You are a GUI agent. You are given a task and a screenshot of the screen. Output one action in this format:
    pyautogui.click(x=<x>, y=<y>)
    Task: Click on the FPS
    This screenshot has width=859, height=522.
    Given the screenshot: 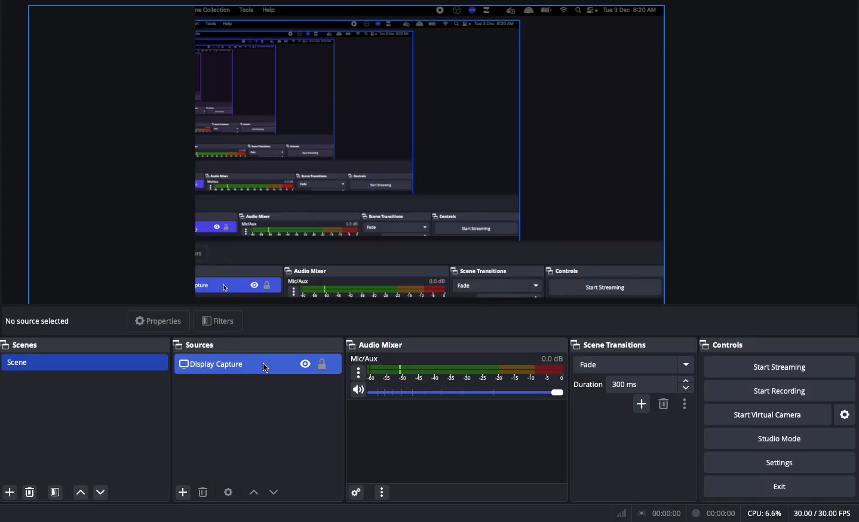 What is the action you would take?
    pyautogui.click(x=824, y=513)
    